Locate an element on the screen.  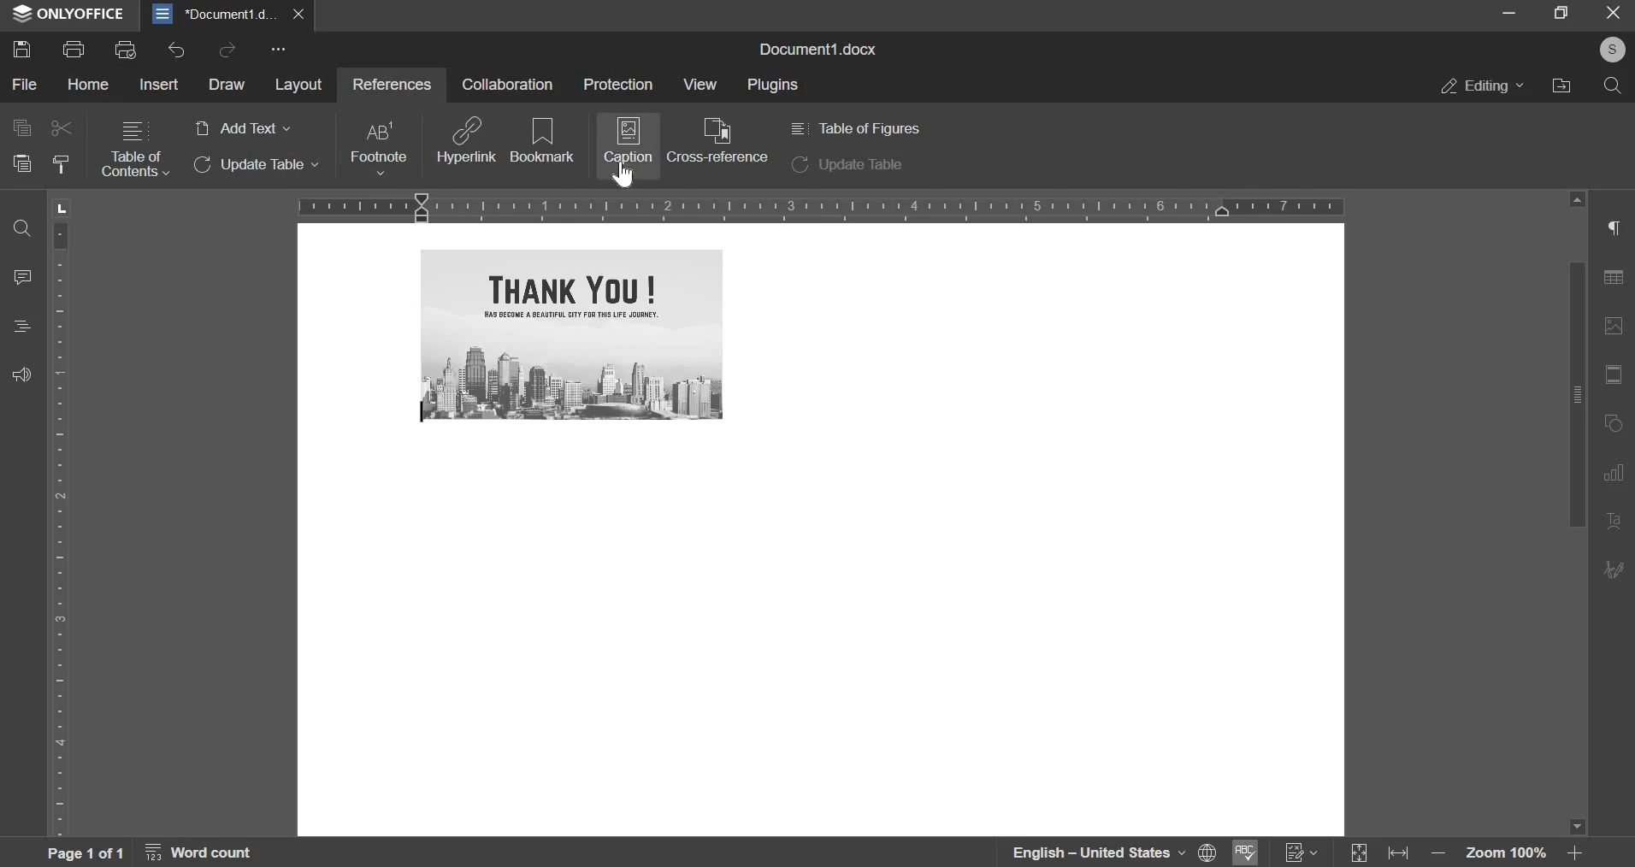
table of figures is located at coordinates (853, 128).